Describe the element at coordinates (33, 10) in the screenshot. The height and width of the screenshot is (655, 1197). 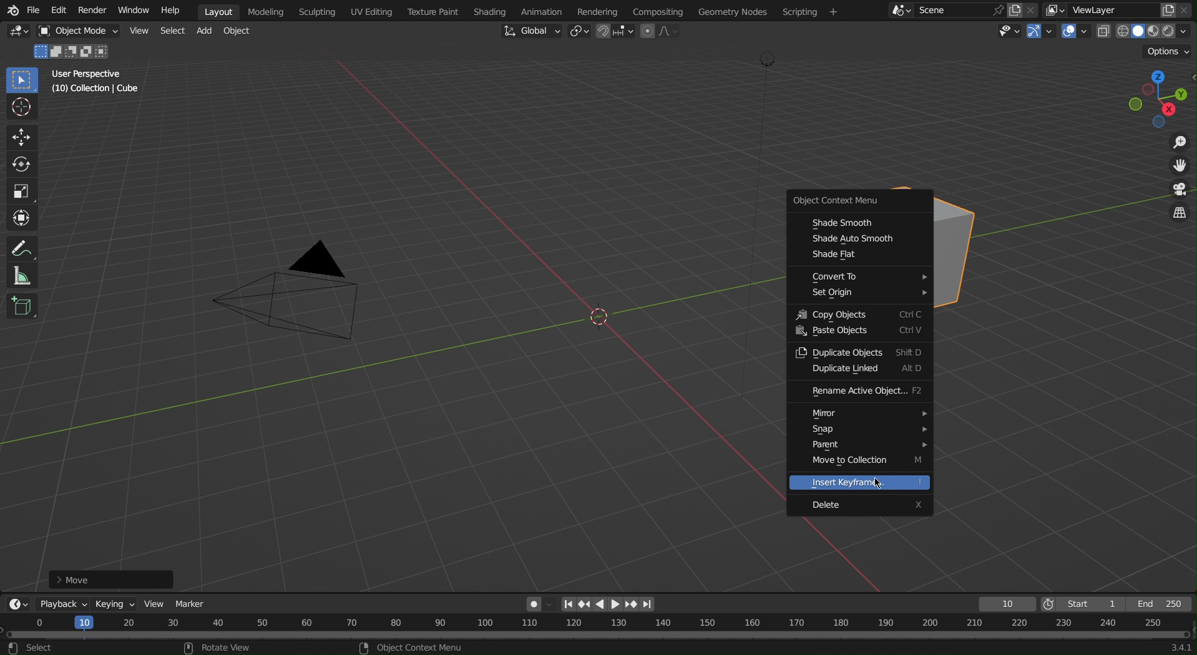
I see `File` at that location.